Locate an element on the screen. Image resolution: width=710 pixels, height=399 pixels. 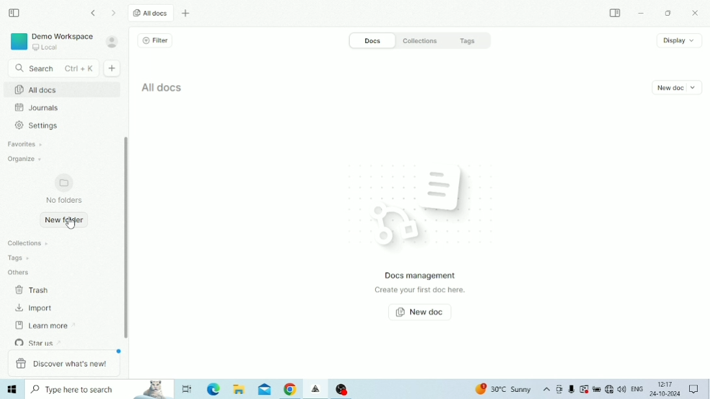
Type here to search is located at coordinates (100, 389).